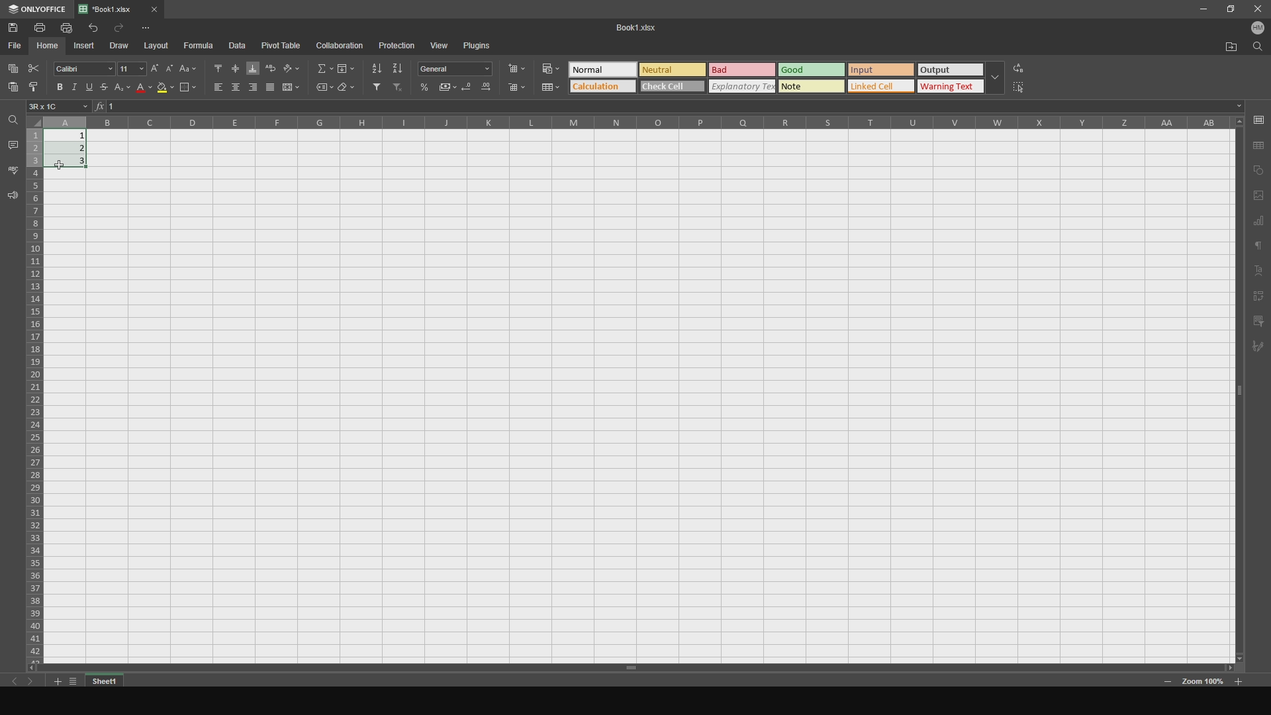 The height and width of the screenshot is (715, 1271). I want to click on deselect filter, so click(401, 90).